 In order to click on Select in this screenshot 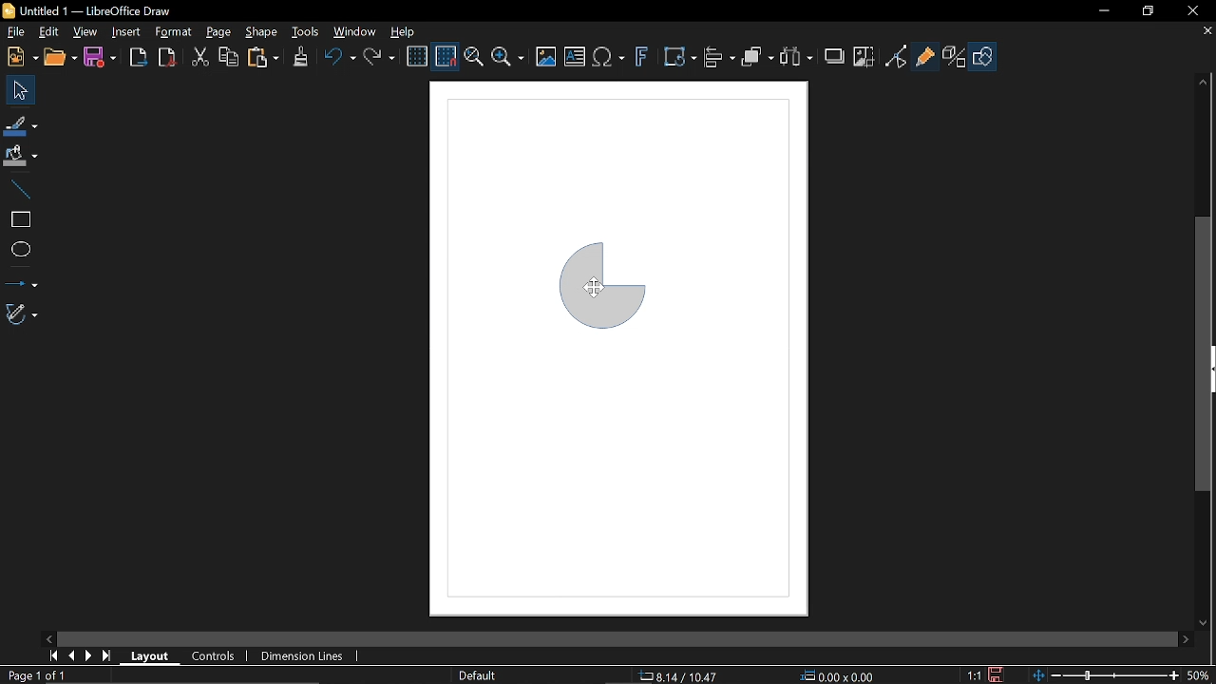, I will do `click(21, 91)`.